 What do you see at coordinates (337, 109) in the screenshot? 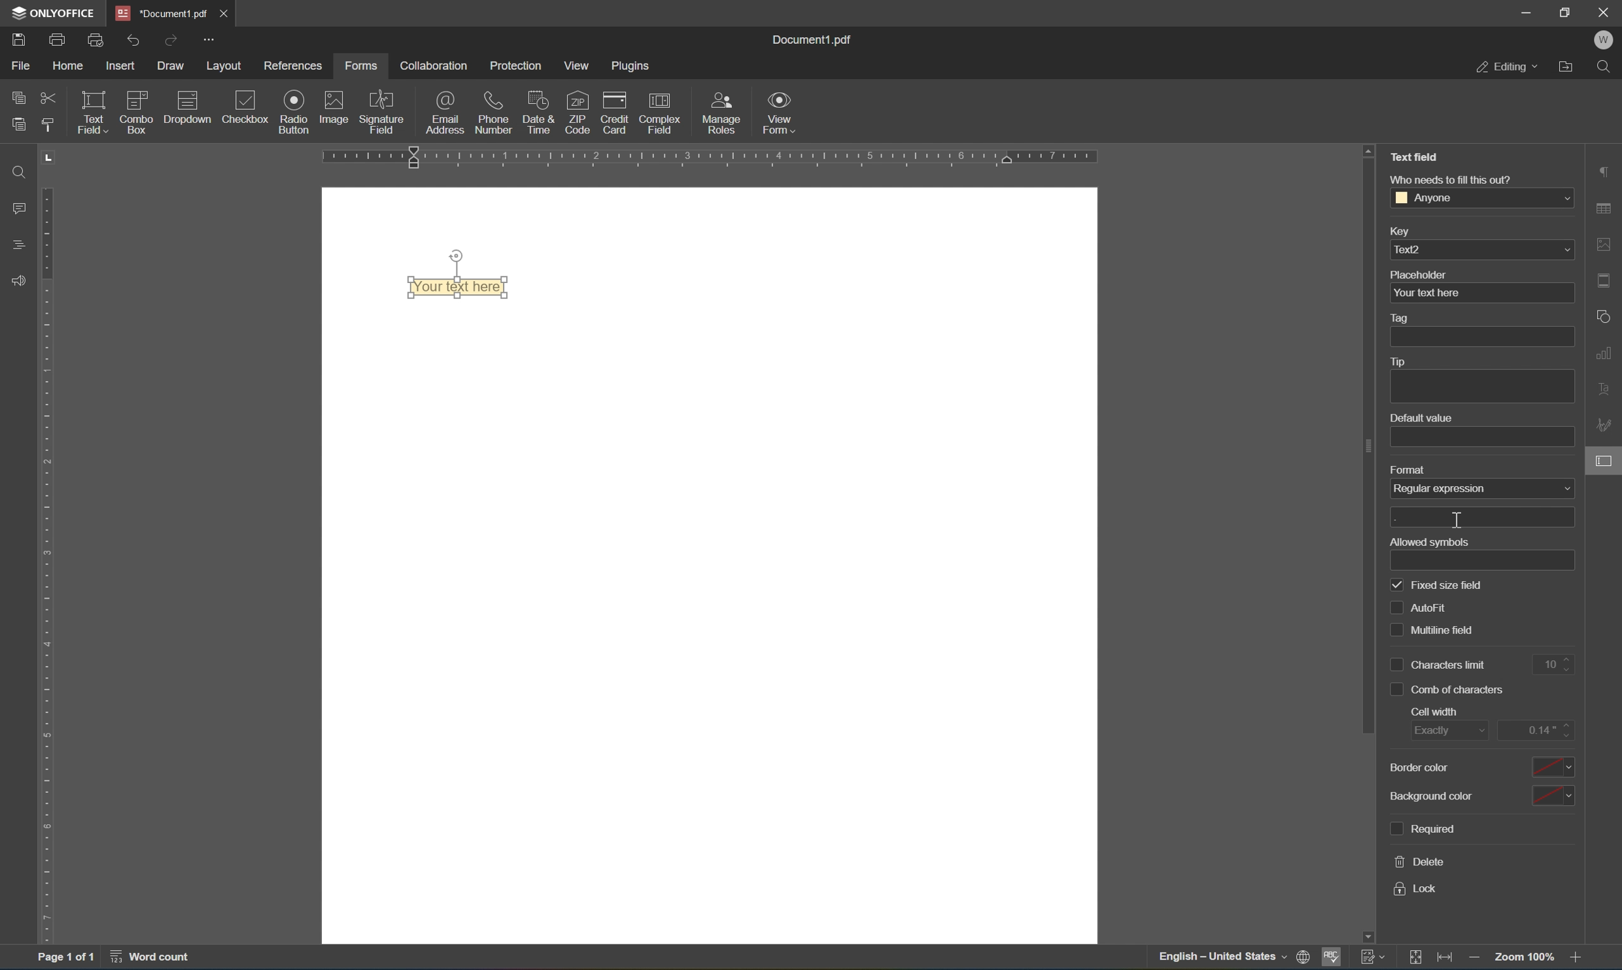
I see `image` at bounding box center [337, 109].